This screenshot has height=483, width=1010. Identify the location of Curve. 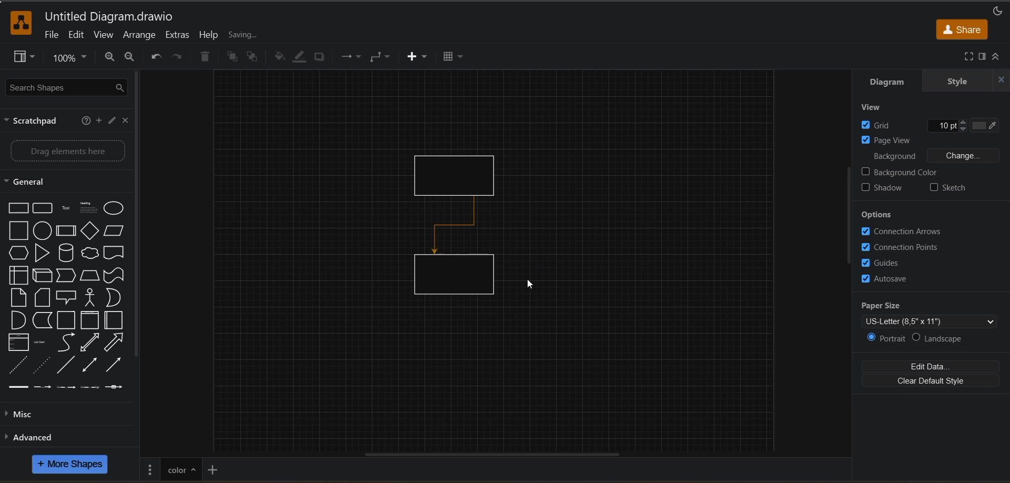
(68, 343).